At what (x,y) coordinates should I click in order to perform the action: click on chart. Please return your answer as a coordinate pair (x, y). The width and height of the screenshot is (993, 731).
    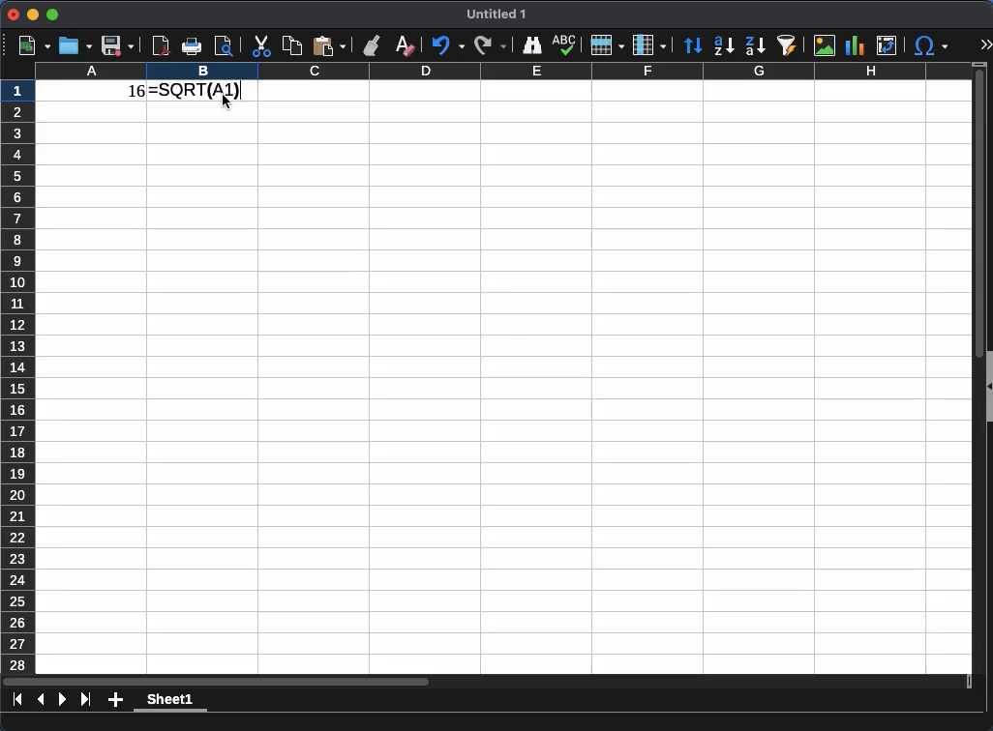
    Looking at the image, I should click on (856, 46).